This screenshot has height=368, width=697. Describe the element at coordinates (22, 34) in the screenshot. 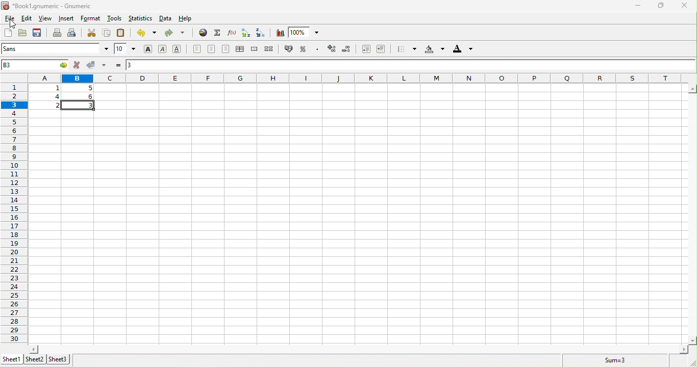

I see `open a file` at that location.